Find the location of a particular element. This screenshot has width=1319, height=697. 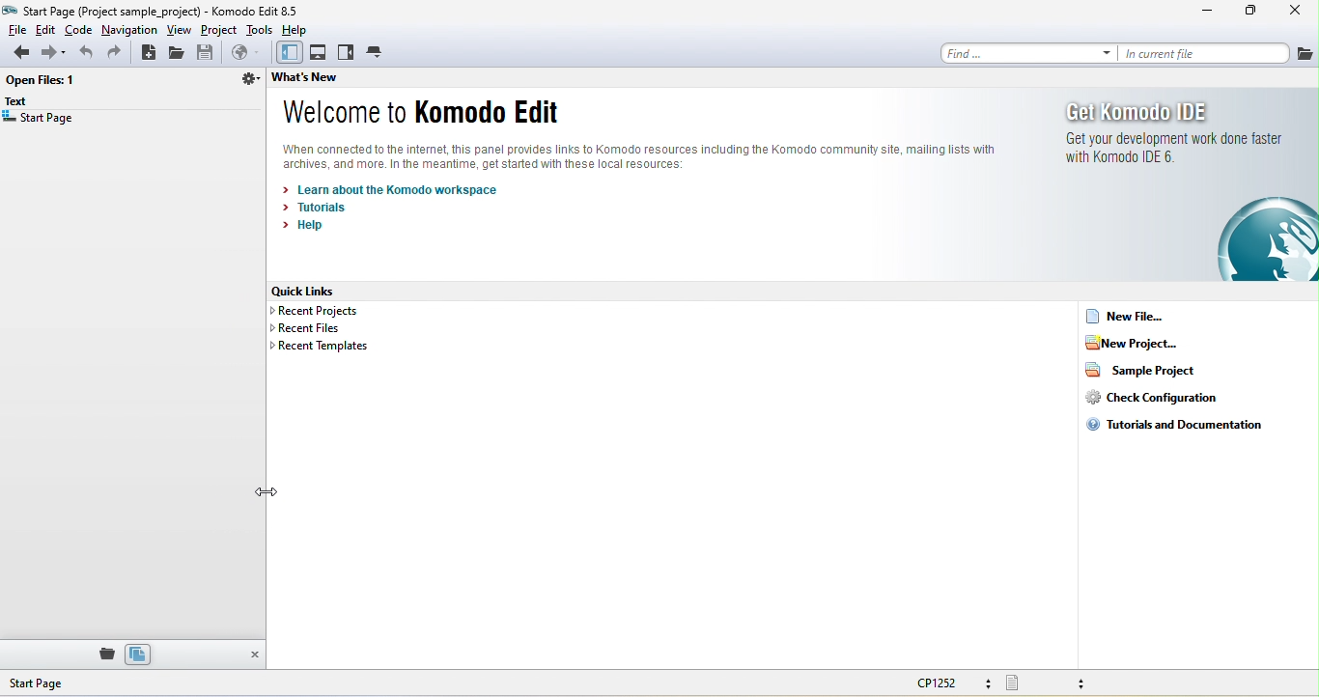

file is located at coordinates (15, 29).